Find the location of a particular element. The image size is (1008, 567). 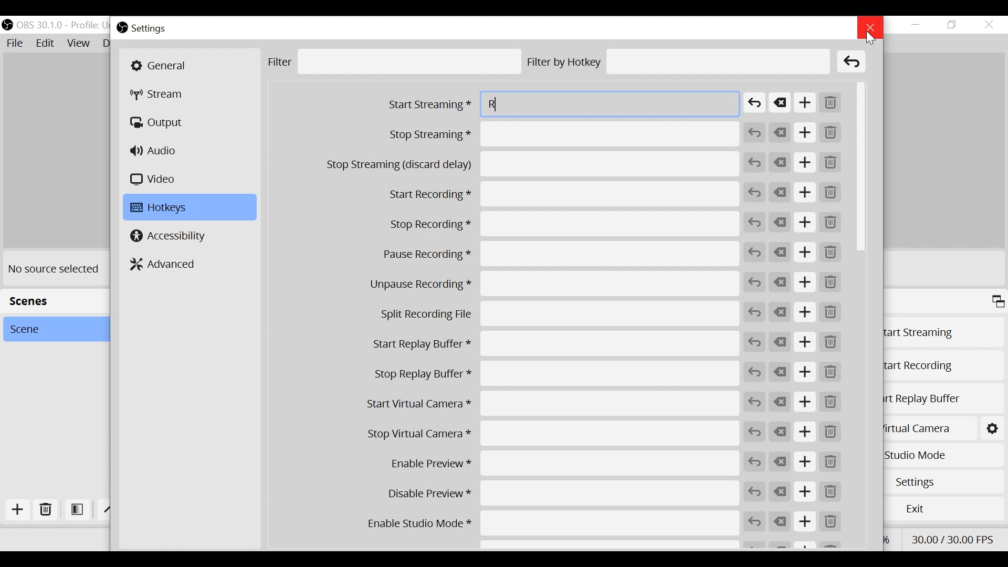

No source selected is located at coordinates (54, 268).